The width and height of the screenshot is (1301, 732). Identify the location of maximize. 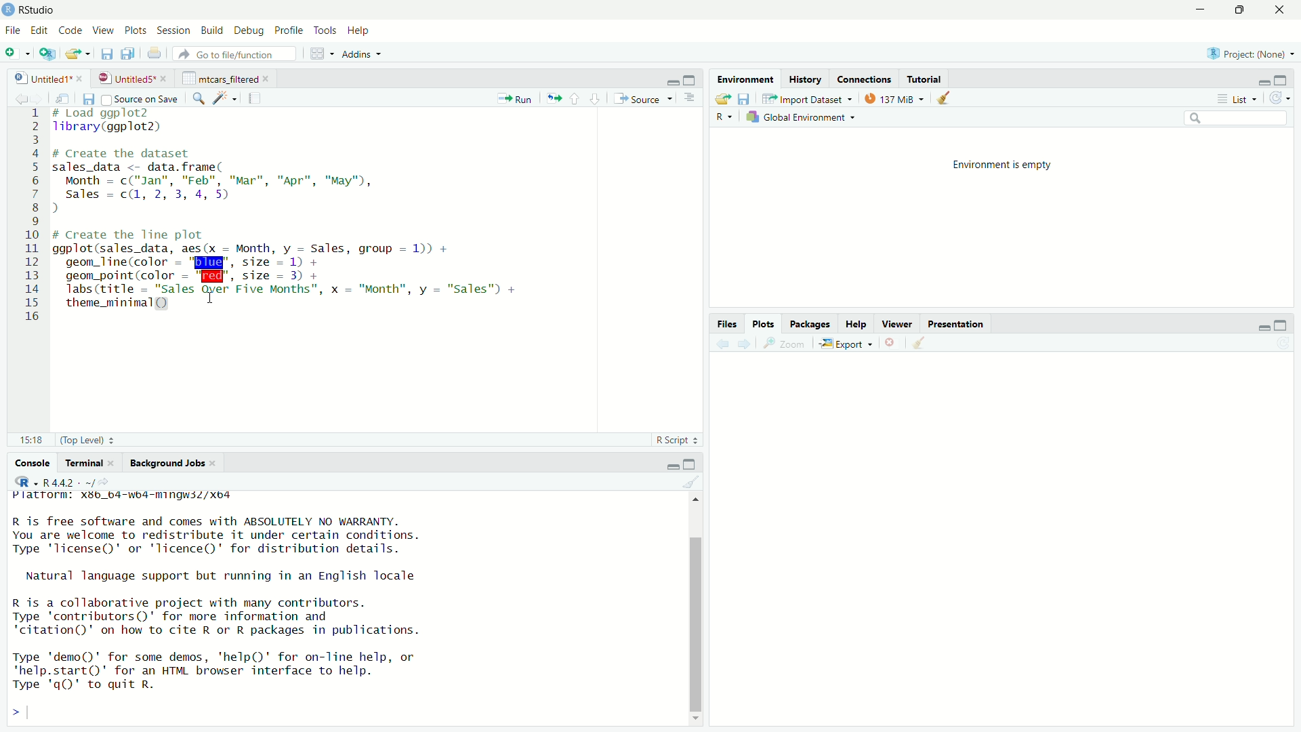
(690, 465).